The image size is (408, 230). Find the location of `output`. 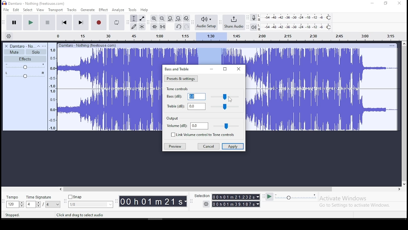

output is located at coordinates (172, 119).